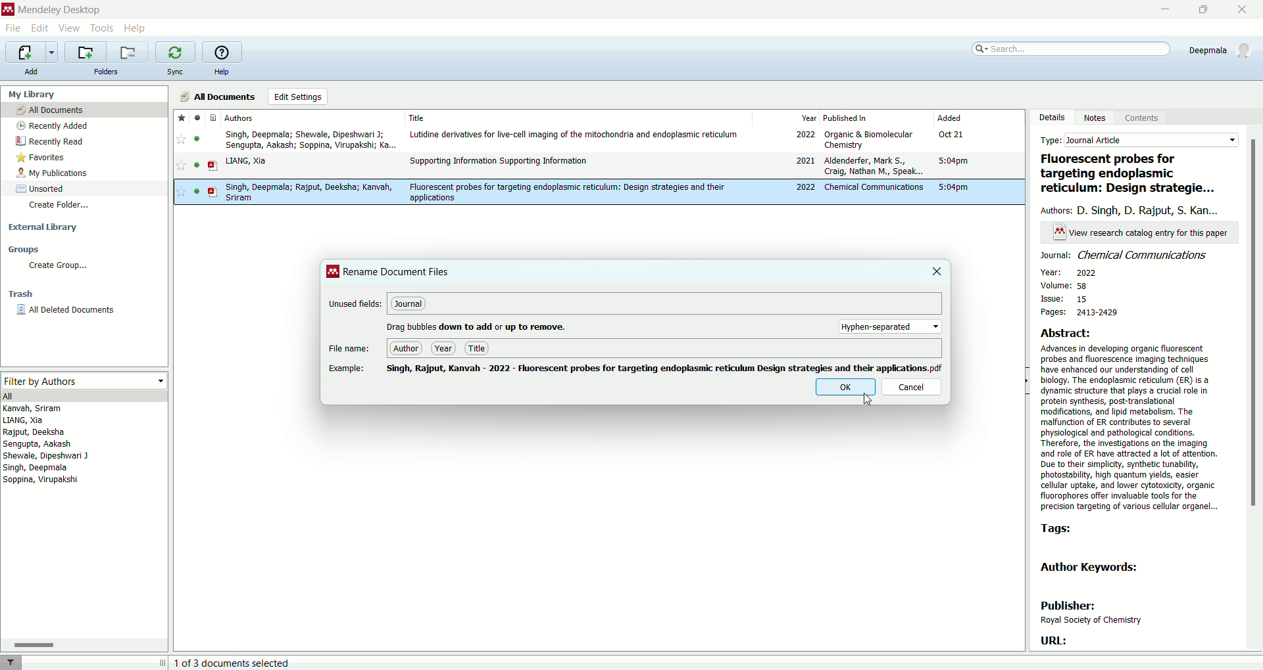 This screenshot has height=670, width=1263. Describe the element at coordinates (568, 192) in the screenshot. I see `Fluorescent probes for targeting endoplasmic reticulum: Design strategies and their applications` at that location.